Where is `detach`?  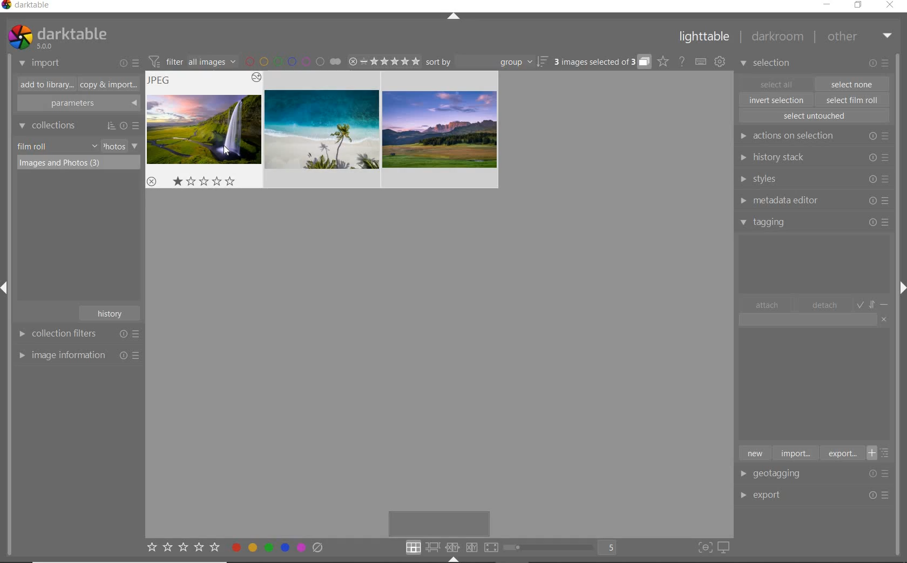
detach is located at coordinates (825, 305).